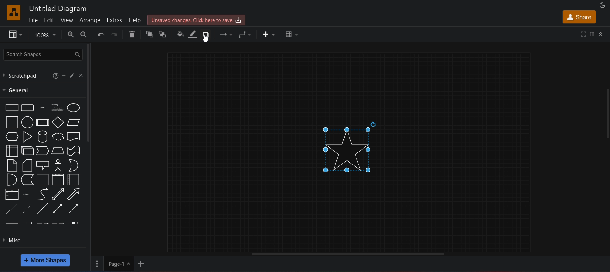 Image resolution: width=610 pixels, height=272 pixels. What do you see at coordinates (44, 241) in the screenshot?
I see `misc` at bounding box center [44, 241].